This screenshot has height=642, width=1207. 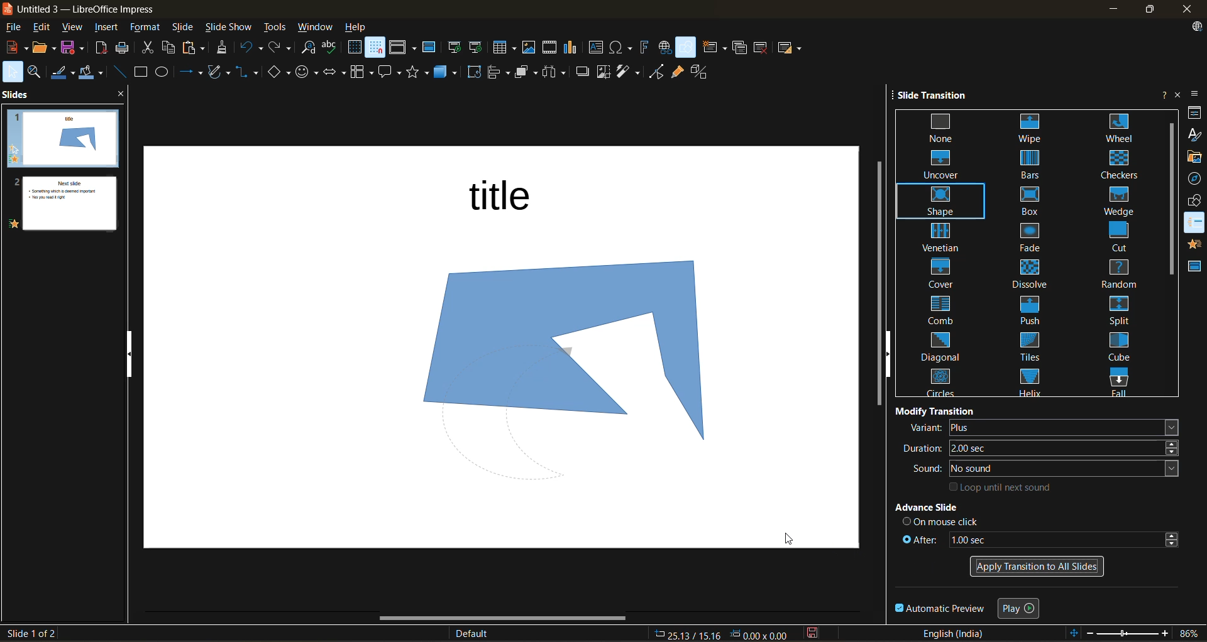 What do you see at coordinates (941, 609) in the screenshot?
I see `automatic preview` at bounding box center [941, 609].